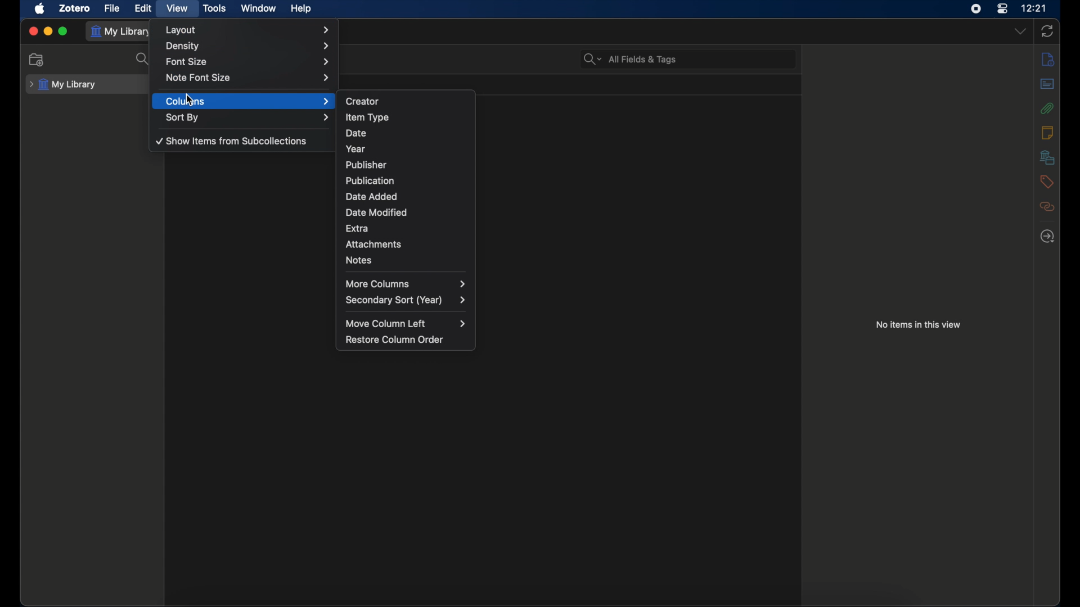  What do you see at coordinates (631, 59) in the screenshot?
I see `search bar` at bounding box center [631, 59].